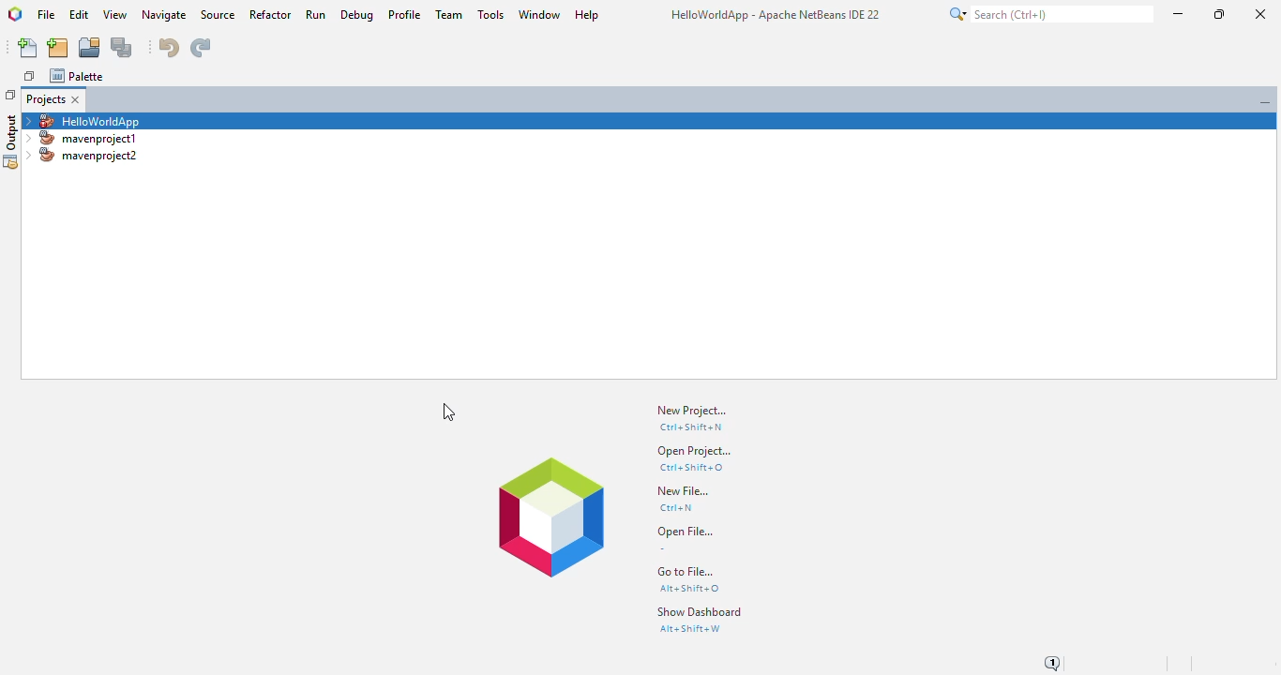 Image resolution: width=1281 pixels, height=675 pixels. Describe the element at coordinates (692, 411) in the screenshot. I see `new project` at that location.